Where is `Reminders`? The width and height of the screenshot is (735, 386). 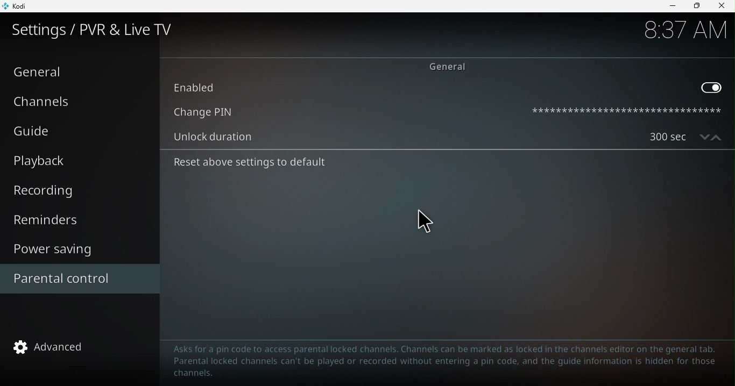
Reminders is located at coordinates (82, 221).